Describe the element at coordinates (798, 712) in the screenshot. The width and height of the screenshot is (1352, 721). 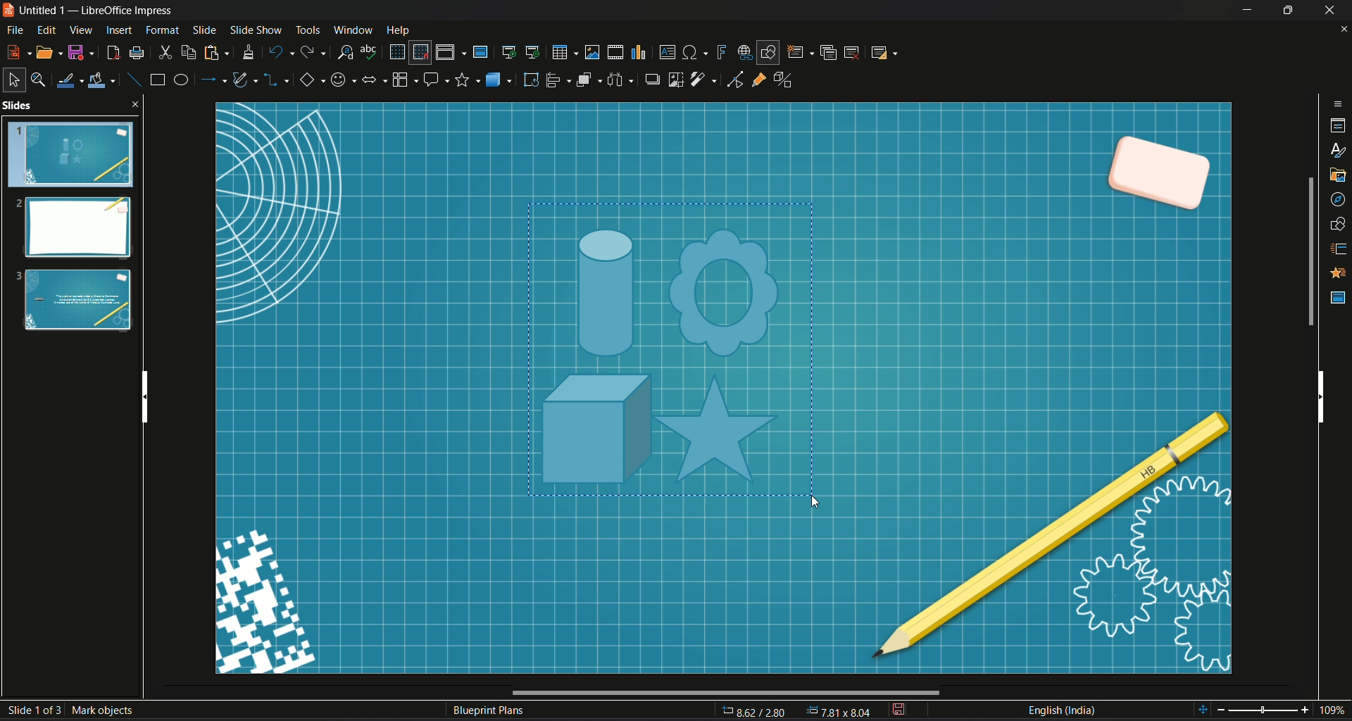
I see `Page Dimensions` at that location.